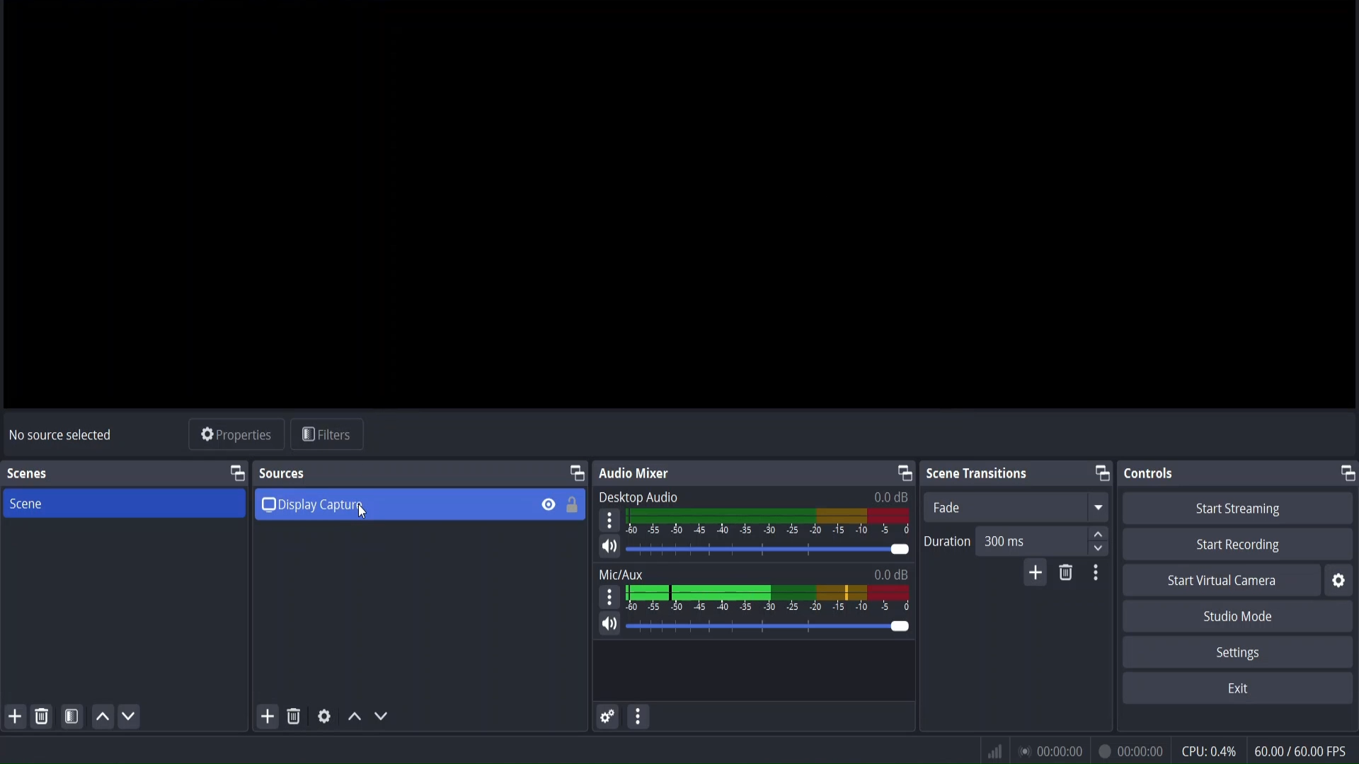  I want to click on studio mode, so click(1241, 616).